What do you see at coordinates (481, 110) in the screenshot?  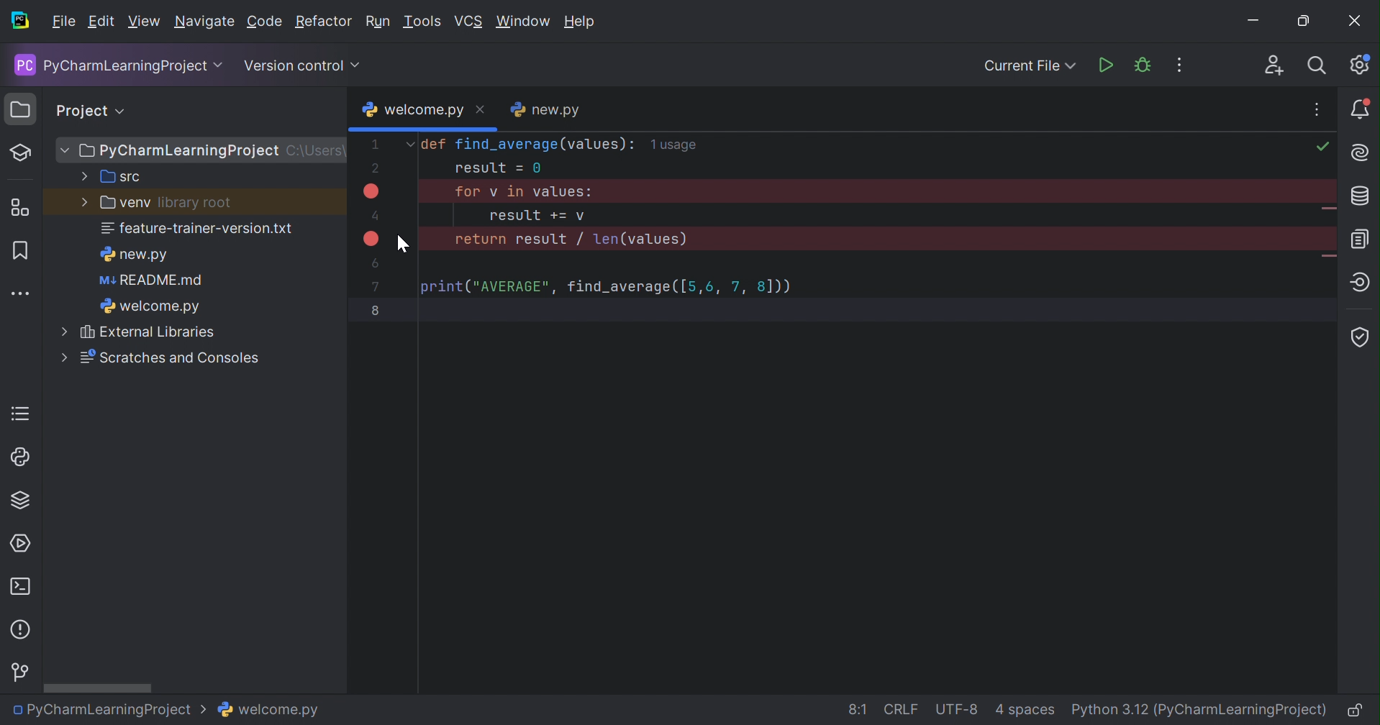 I see `Close` at bounding box center [481, 110].